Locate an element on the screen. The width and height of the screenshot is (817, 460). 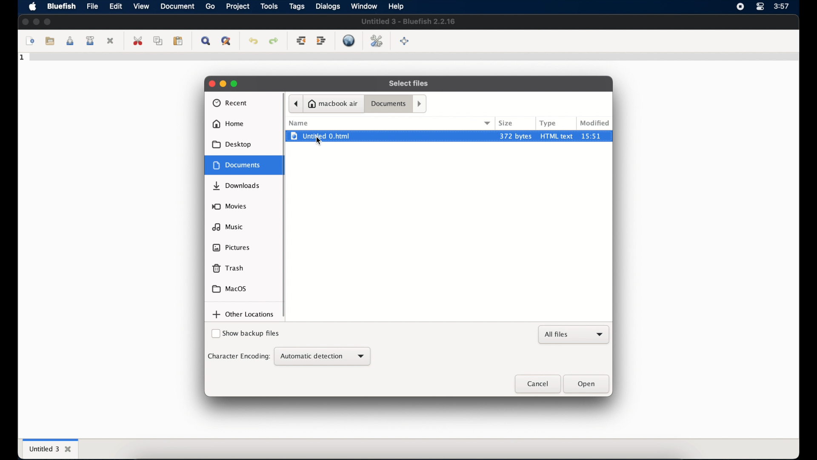
cursor is located at coordinates (319, 141).